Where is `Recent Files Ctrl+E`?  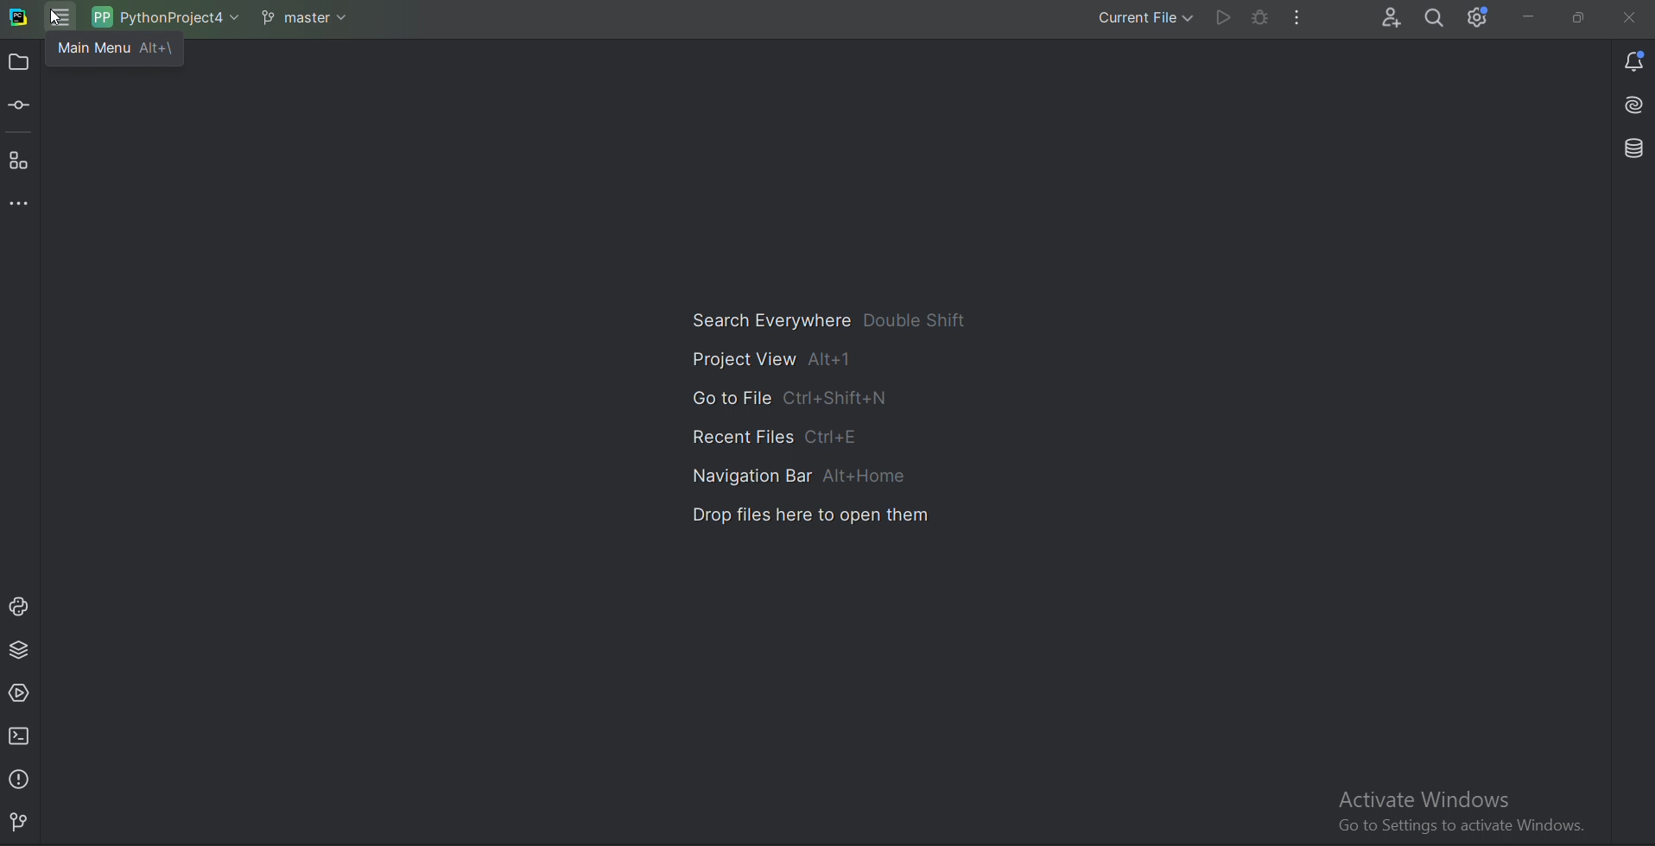 Recent Files Ctrl+E is located at coordinates (783, 436).